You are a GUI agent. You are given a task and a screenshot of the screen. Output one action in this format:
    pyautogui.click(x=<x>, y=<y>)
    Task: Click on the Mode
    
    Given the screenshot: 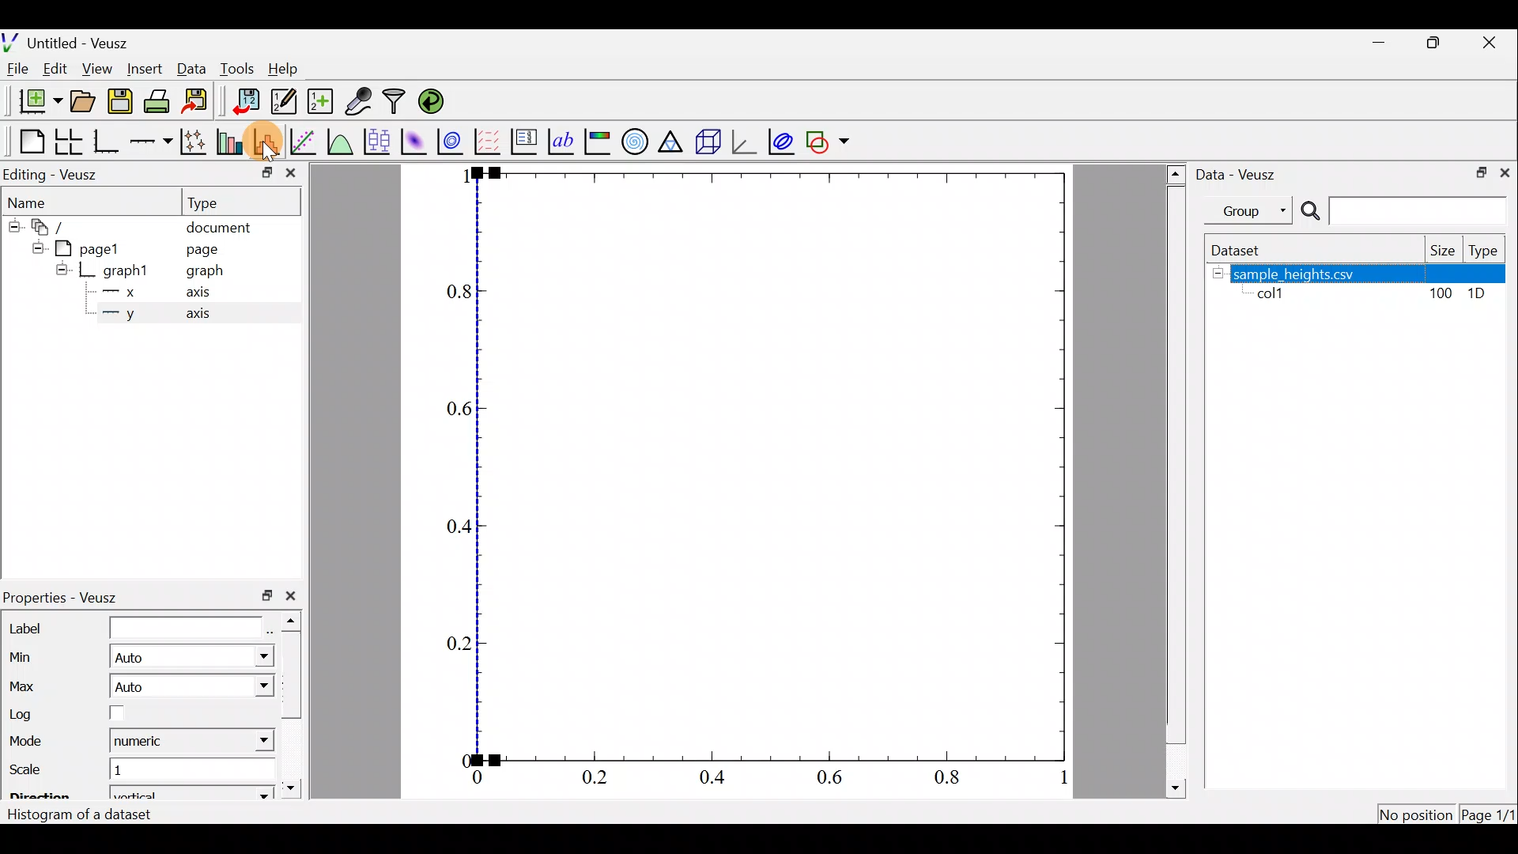 What is the action you would take?
    pyautogui.click(x=36, y=742)
    